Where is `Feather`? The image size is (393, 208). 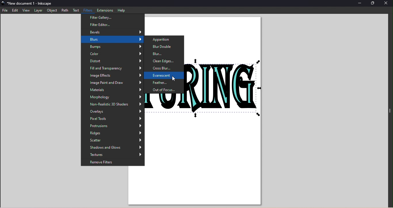 Feather is located at coordinates (165, 82).